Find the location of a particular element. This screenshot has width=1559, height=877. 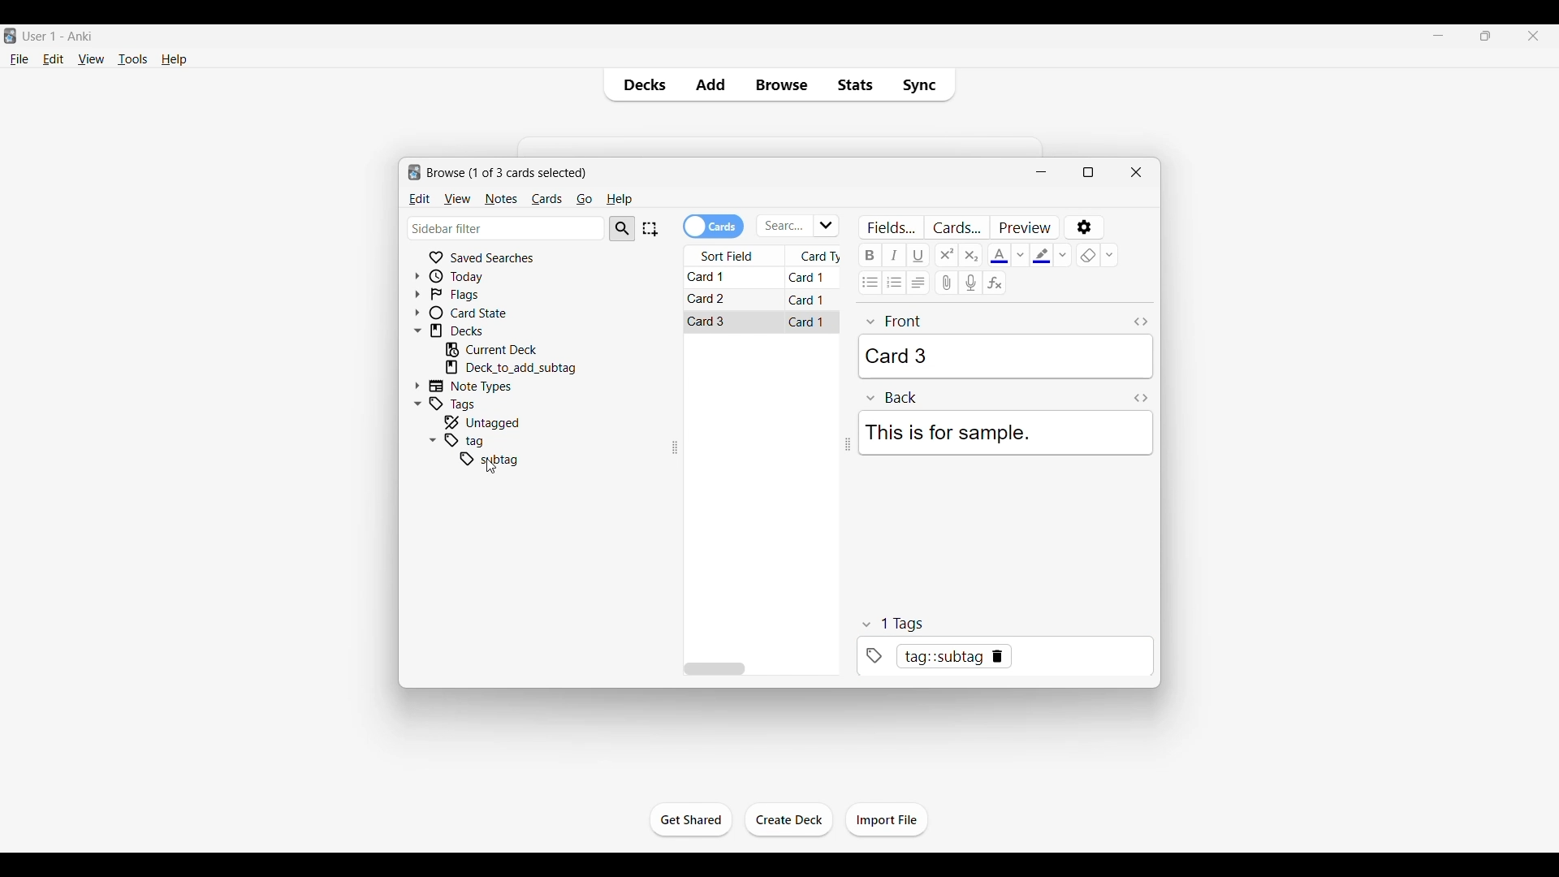

Selected text color is located at coordinates (999, 256).